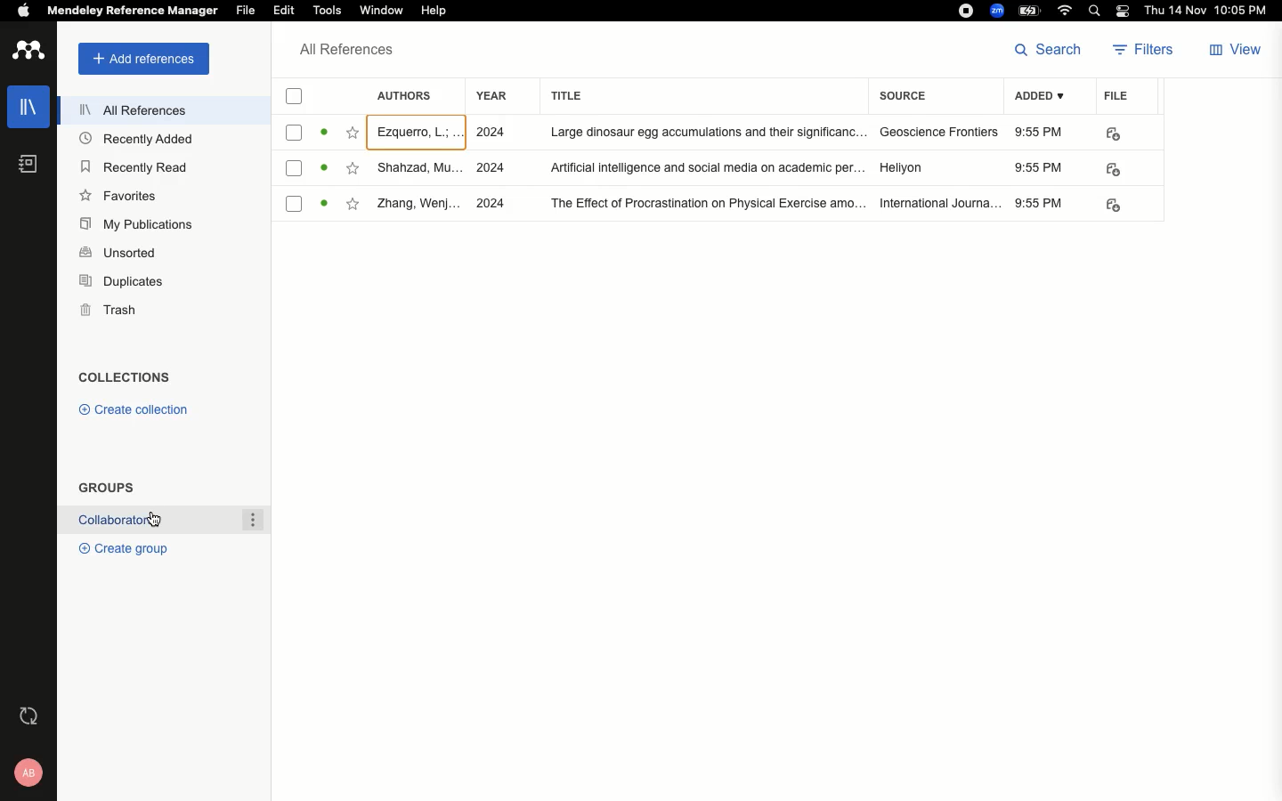 The width and height of the screenshot is (1282, 801). What do you see at coordinates (1210, 11) in the screenshot?
I see `Date/time` at bounding box center [1210, 11].